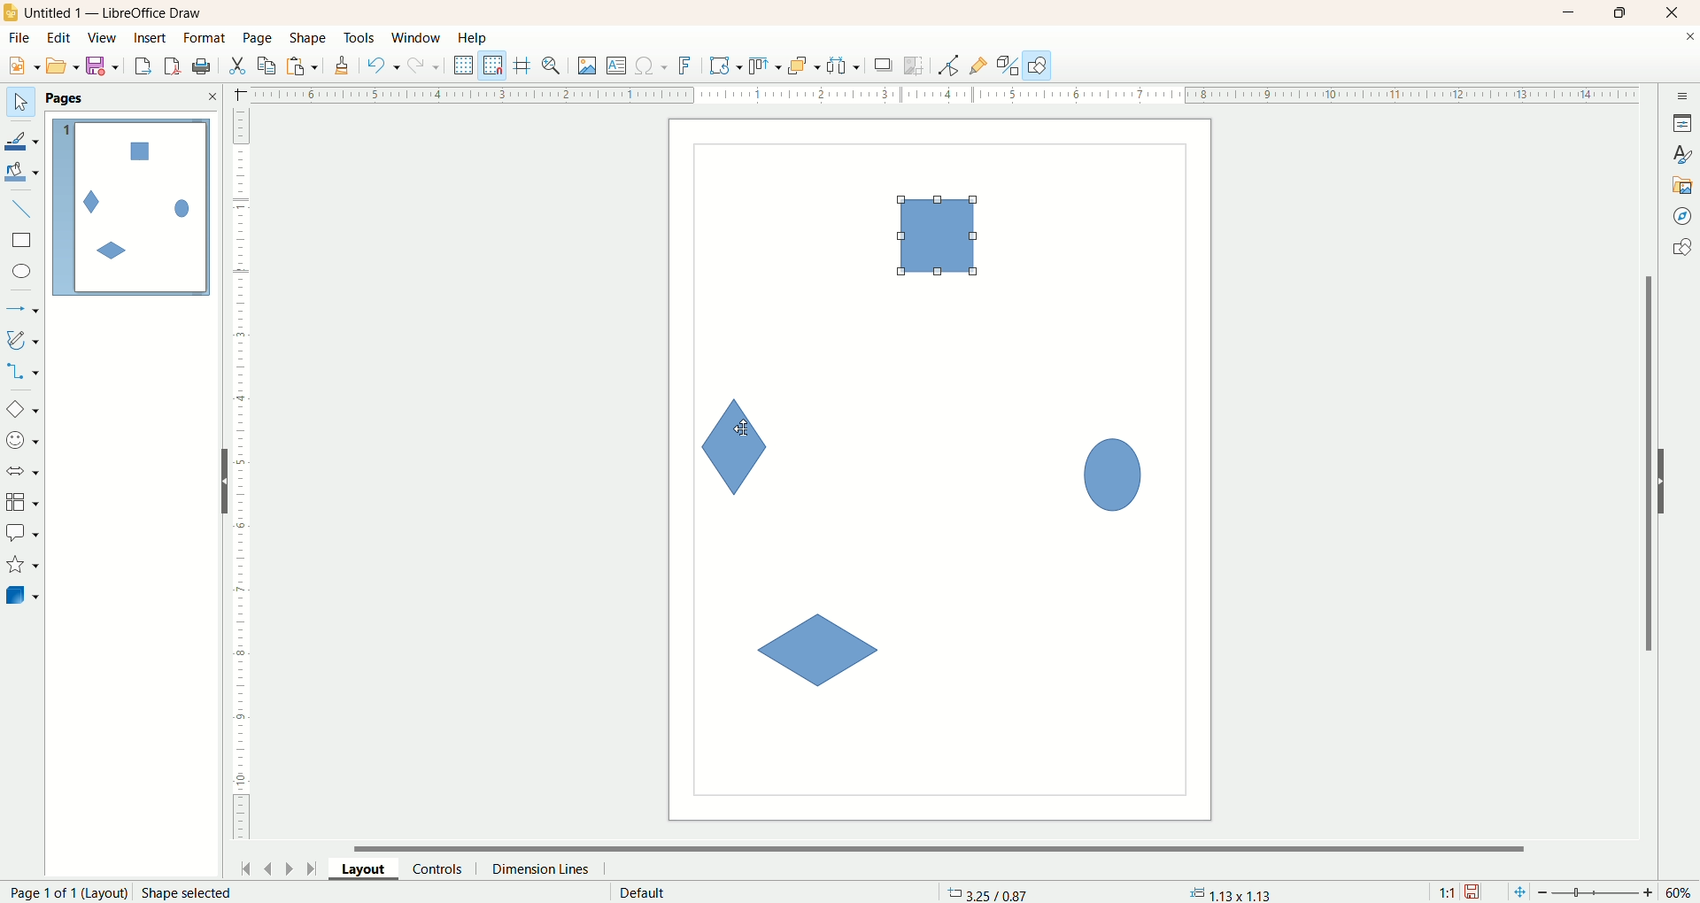 The width and height of the screenshot is (1700, 903). Describe the element at coordinates (24, 340) in the screenshot. I see `curves and polygon` at that location.